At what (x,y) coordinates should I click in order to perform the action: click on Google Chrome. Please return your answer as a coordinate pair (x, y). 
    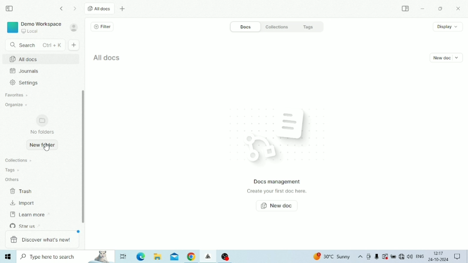
    Looking at the image, I should click on (191, 257).